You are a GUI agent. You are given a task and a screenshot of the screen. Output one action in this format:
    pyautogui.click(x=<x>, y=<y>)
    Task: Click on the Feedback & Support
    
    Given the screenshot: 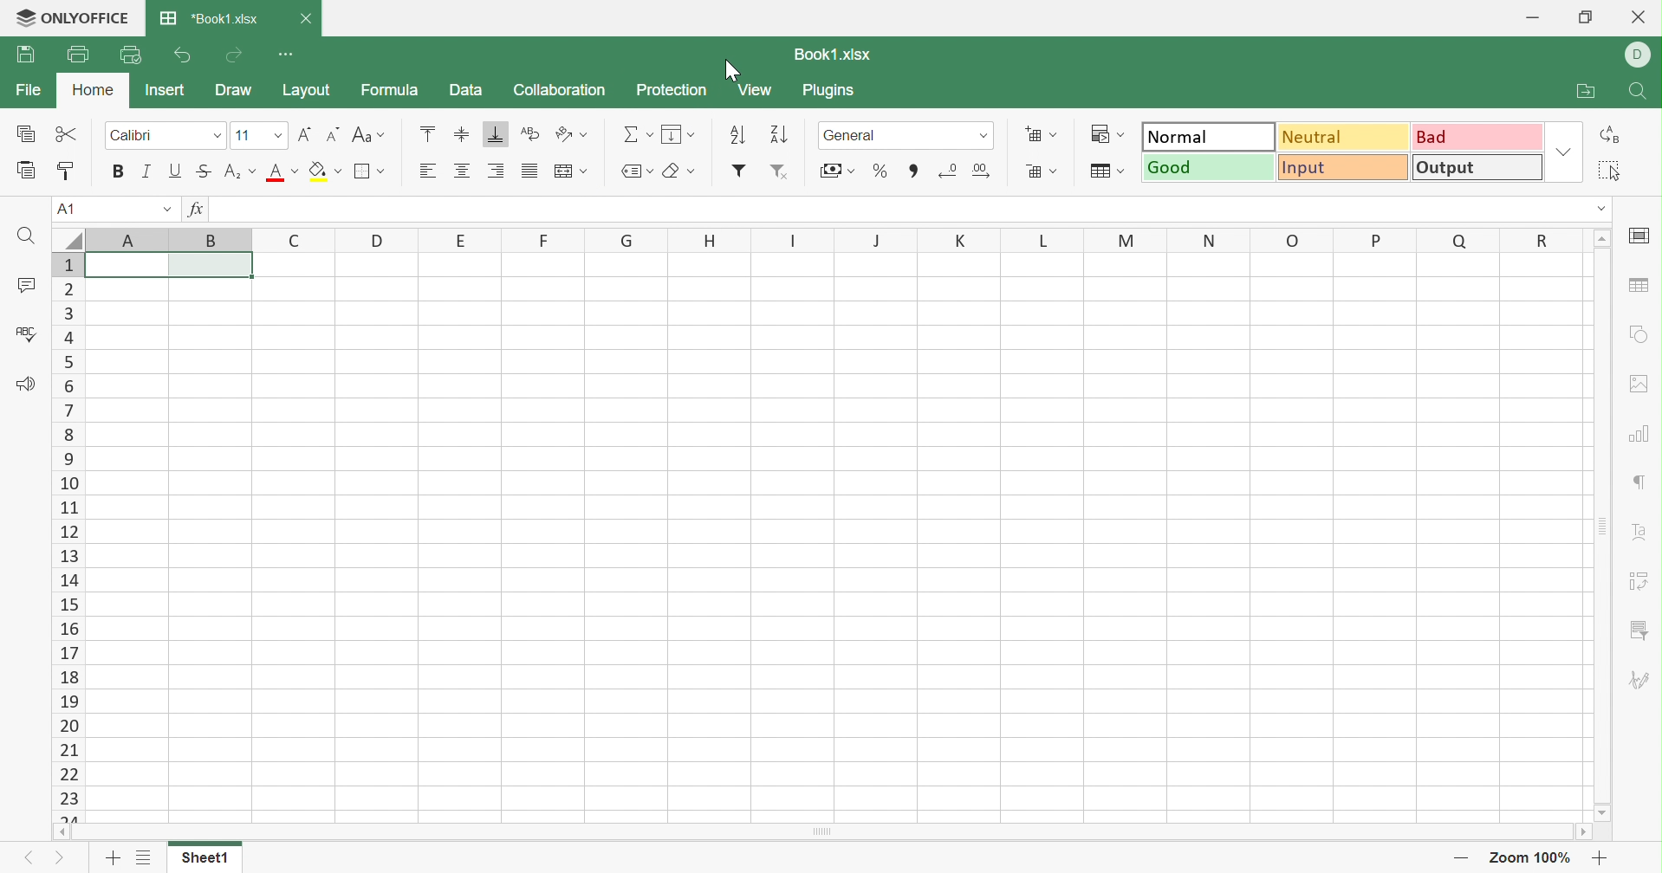 What is the action you would take?
    pyautogui.click(x=28, y=385)
    